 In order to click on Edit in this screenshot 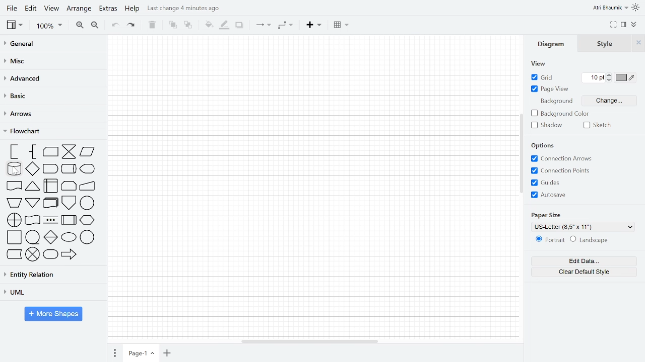, I will do `click(31, 10)`.